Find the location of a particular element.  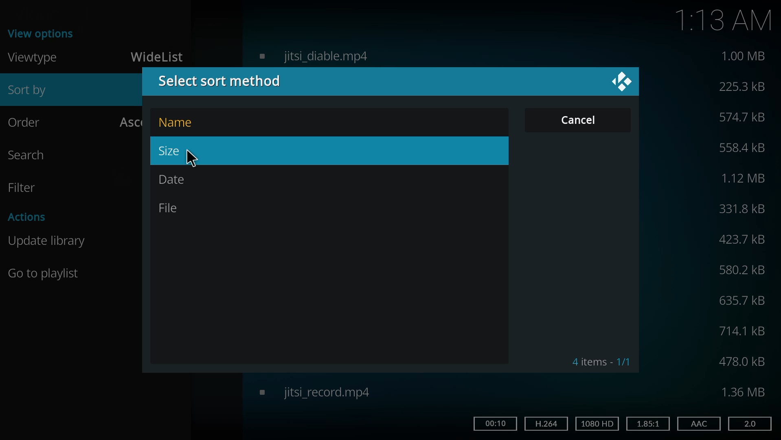

select is located at coordinates (223, 80).